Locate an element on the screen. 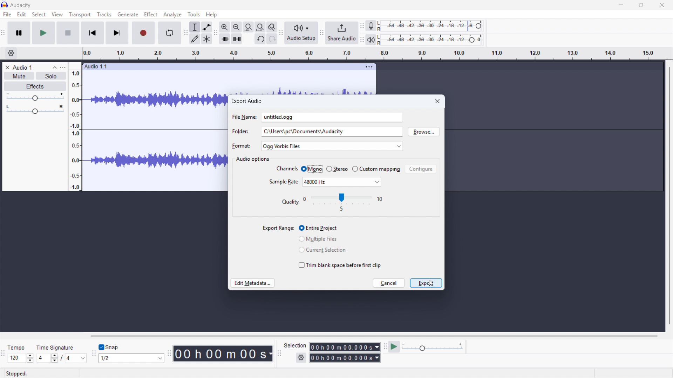 Image resolution: width=673 pixels, height=378 pixels. Track options  is located at coordinates (369, 66).